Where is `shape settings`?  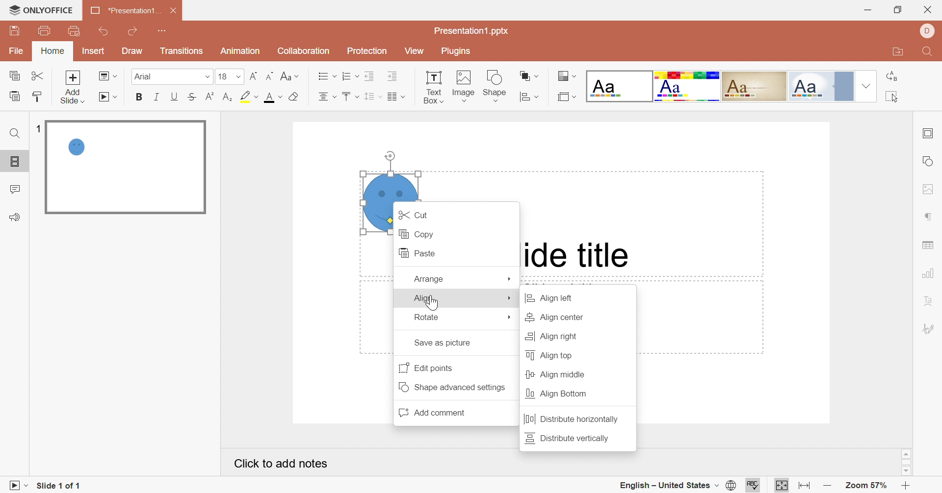
shape settings is located at coordinates (929, 162).